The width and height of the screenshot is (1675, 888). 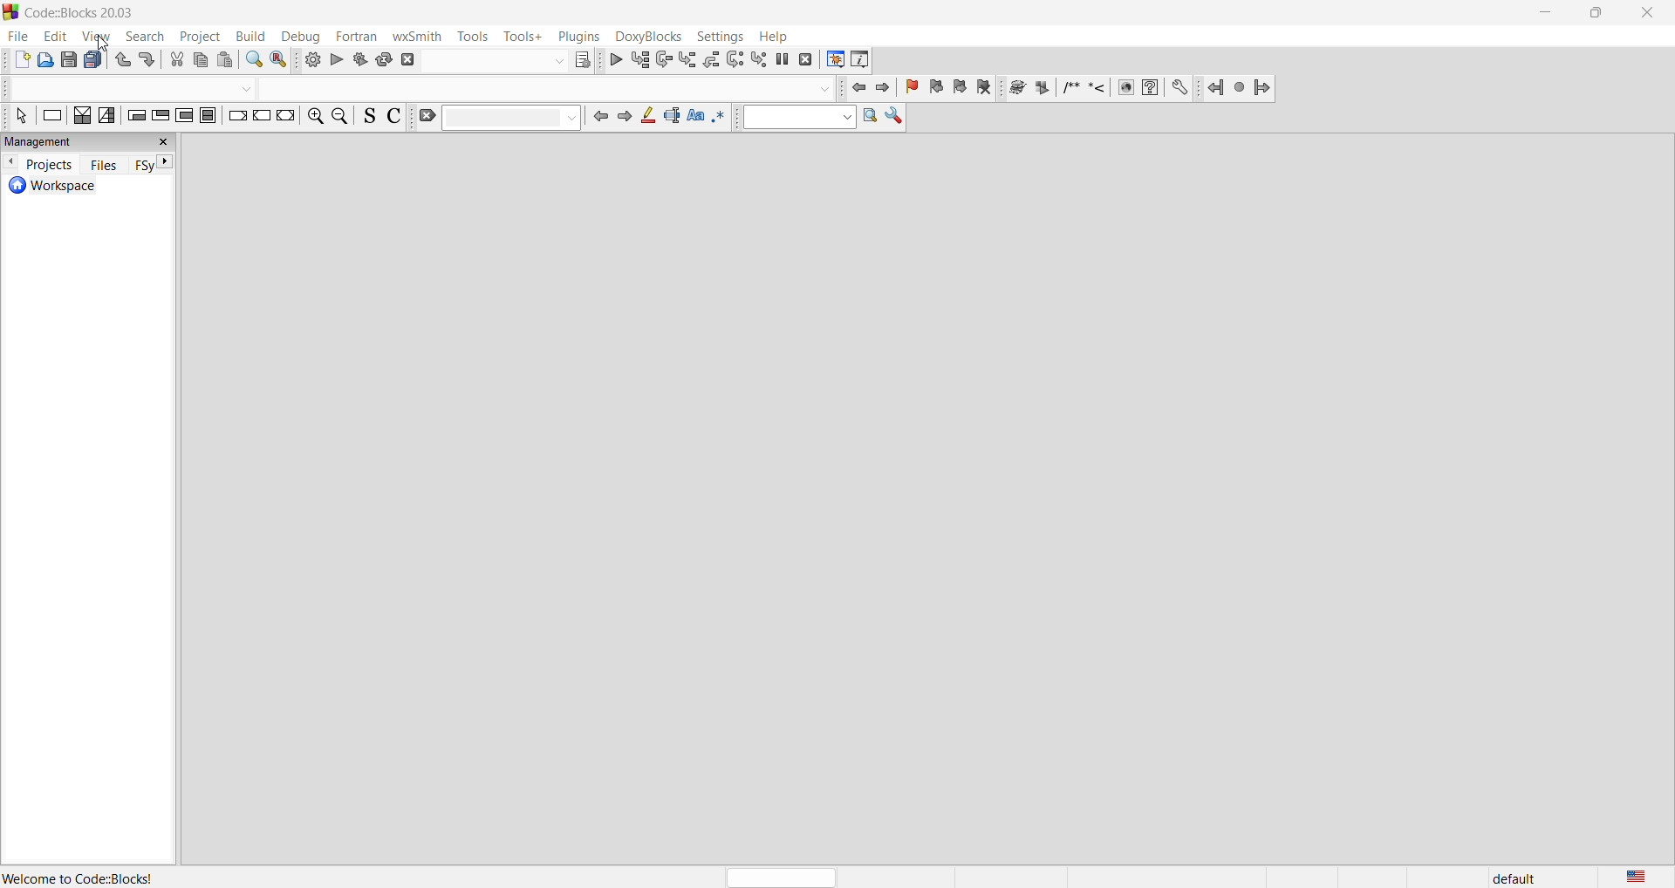 What do you see at coordinates (833, 59) in the screenshot?
I see `debugging window ` at bounding box center [833, 59].